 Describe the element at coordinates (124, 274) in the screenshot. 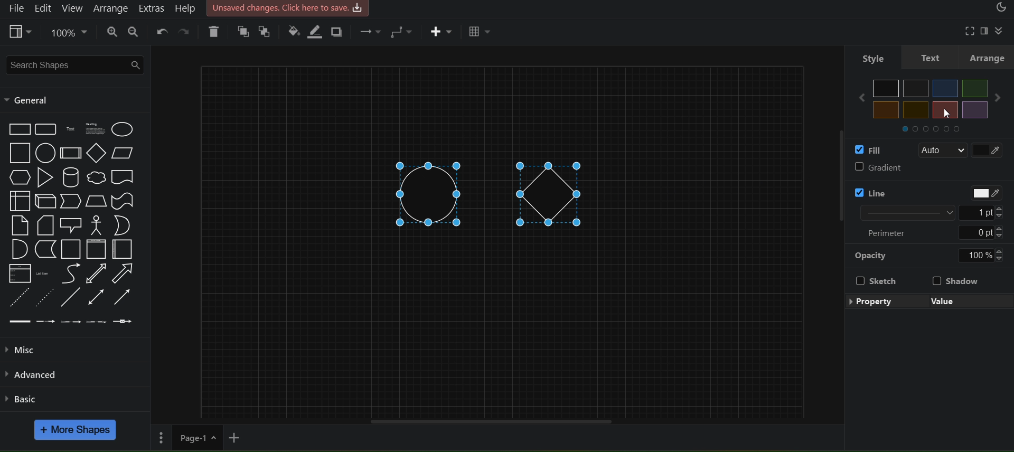

I see `Arrow` at that location.